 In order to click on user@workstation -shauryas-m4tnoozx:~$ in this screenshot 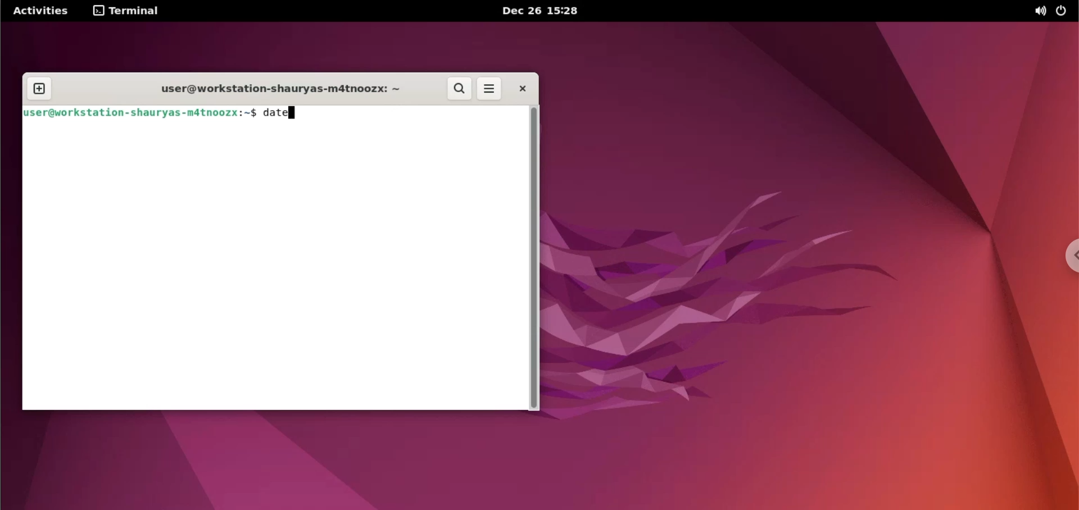, I will do `click(140, 113)`.